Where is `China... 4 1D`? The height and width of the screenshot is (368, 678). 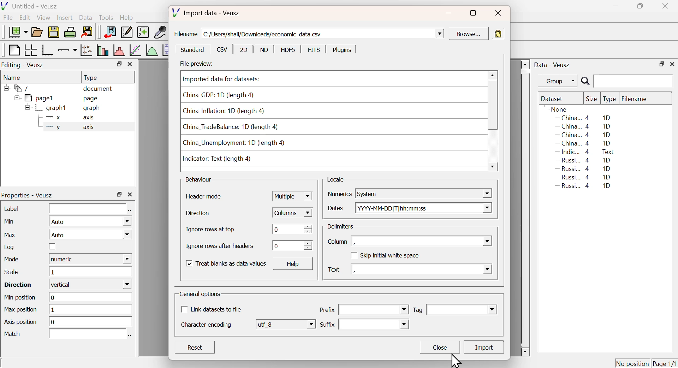
China... 4 1D is located at coordinates (586, 118).